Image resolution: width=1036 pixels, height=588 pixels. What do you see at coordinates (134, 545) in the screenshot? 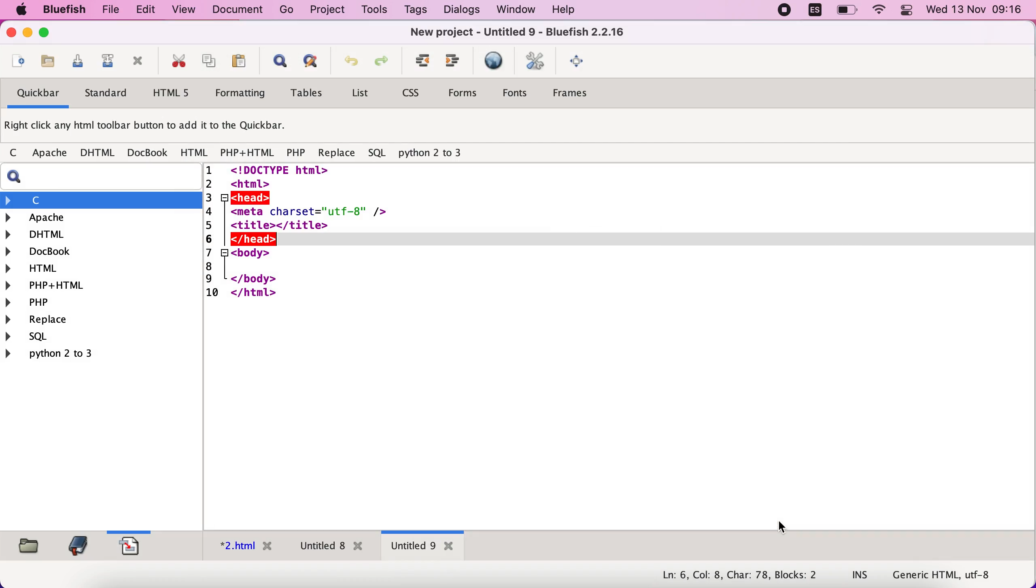
I see `snippets` at bounding box center [134, 545].